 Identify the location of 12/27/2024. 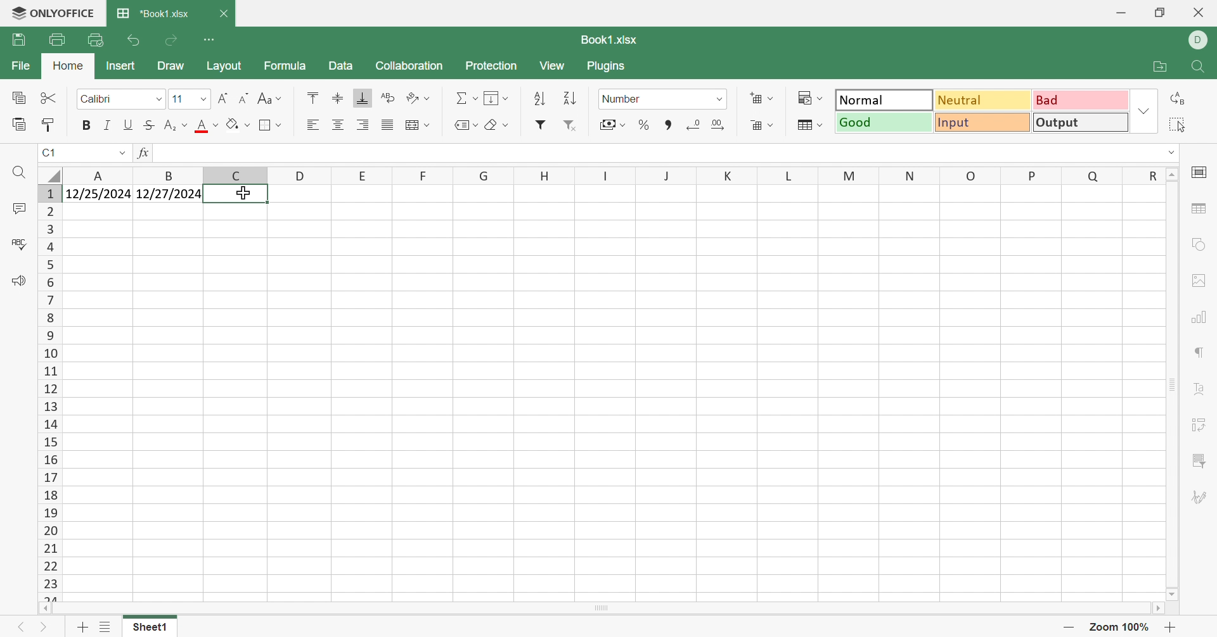
(171, 195).